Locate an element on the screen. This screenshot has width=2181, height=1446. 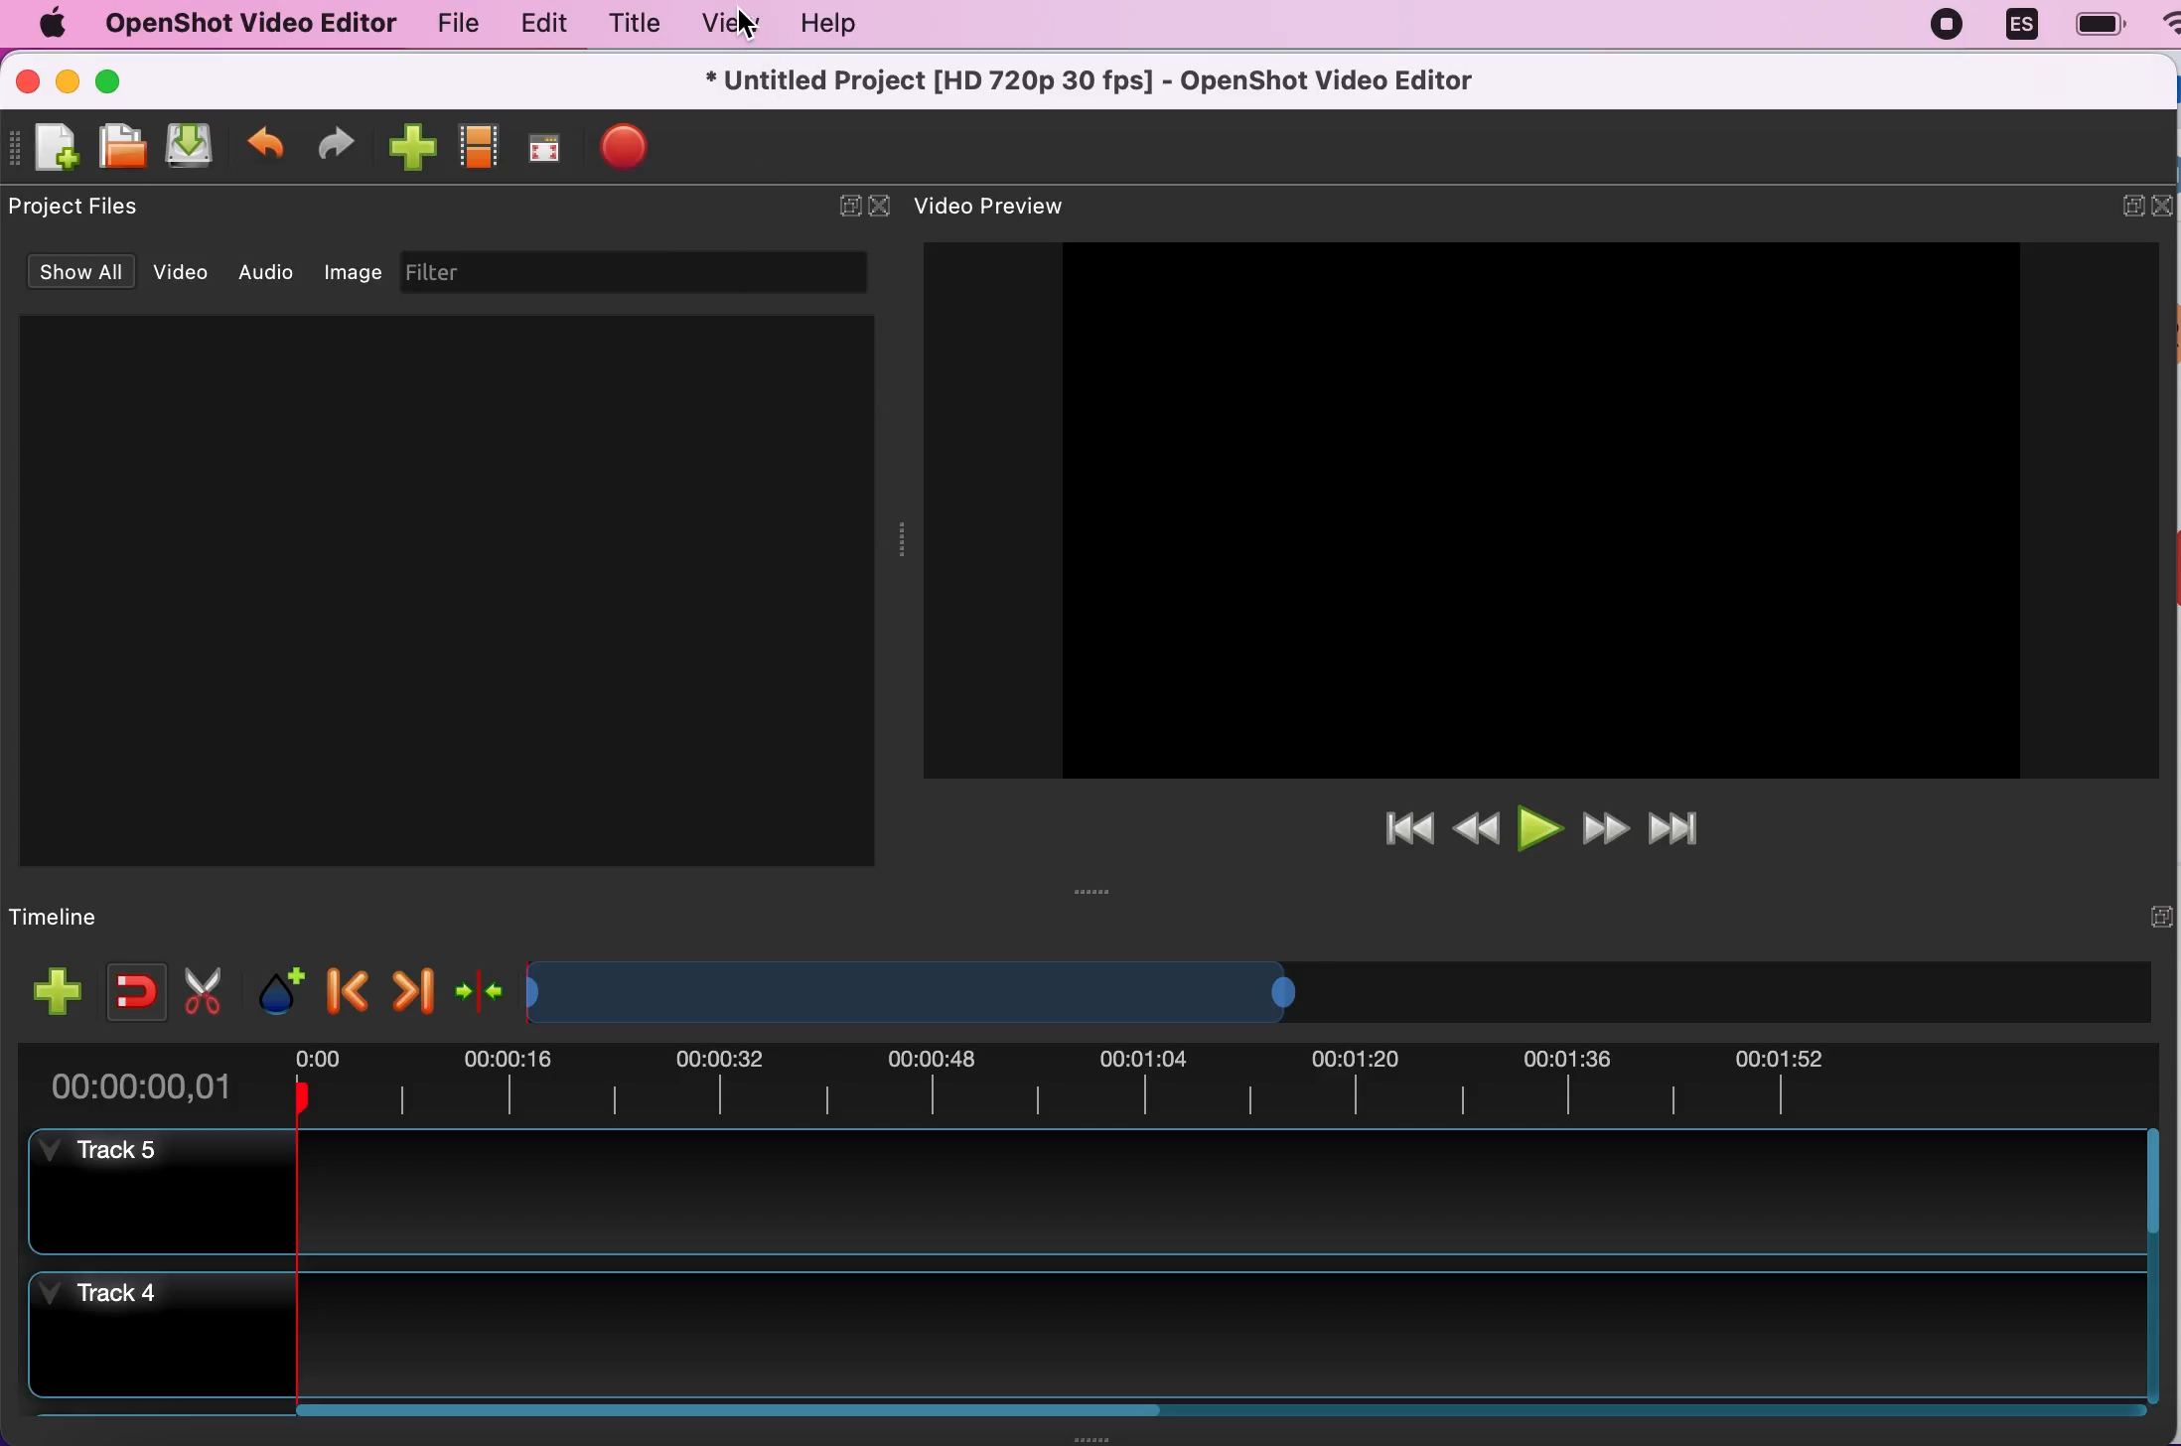
show all is located at coordinates (84, 274).